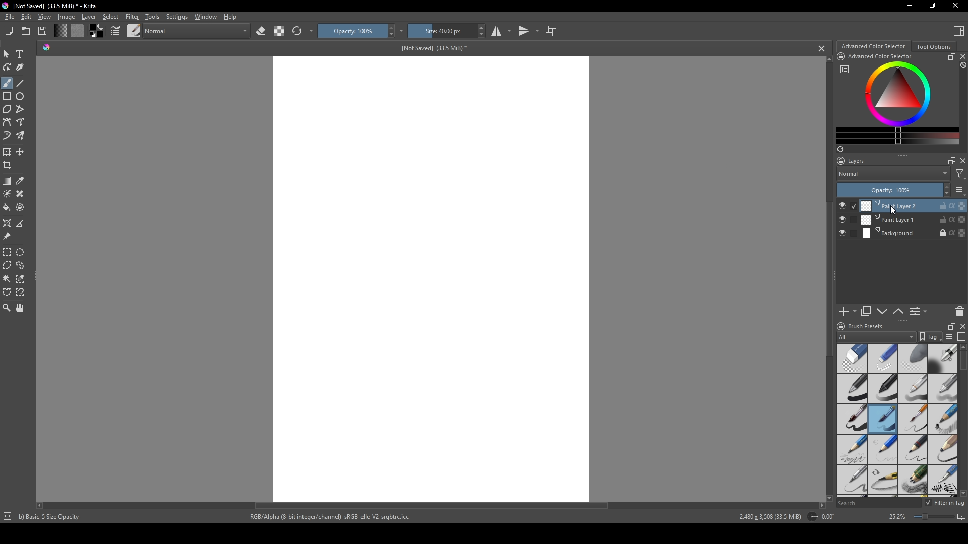  Describe the element at coordinates (21, 67) in the screenshot. I see `calligraphy` at that location.